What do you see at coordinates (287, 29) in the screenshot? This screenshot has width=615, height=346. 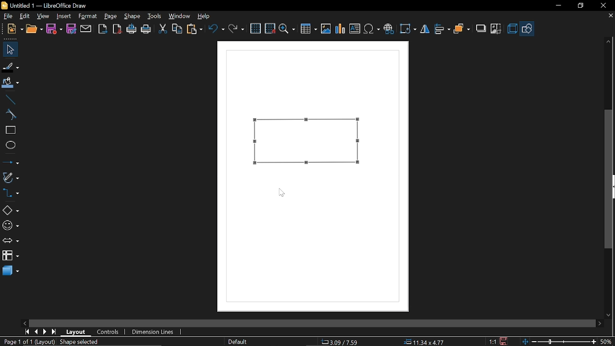 I see `zoom` at bounding box center [287, 29].